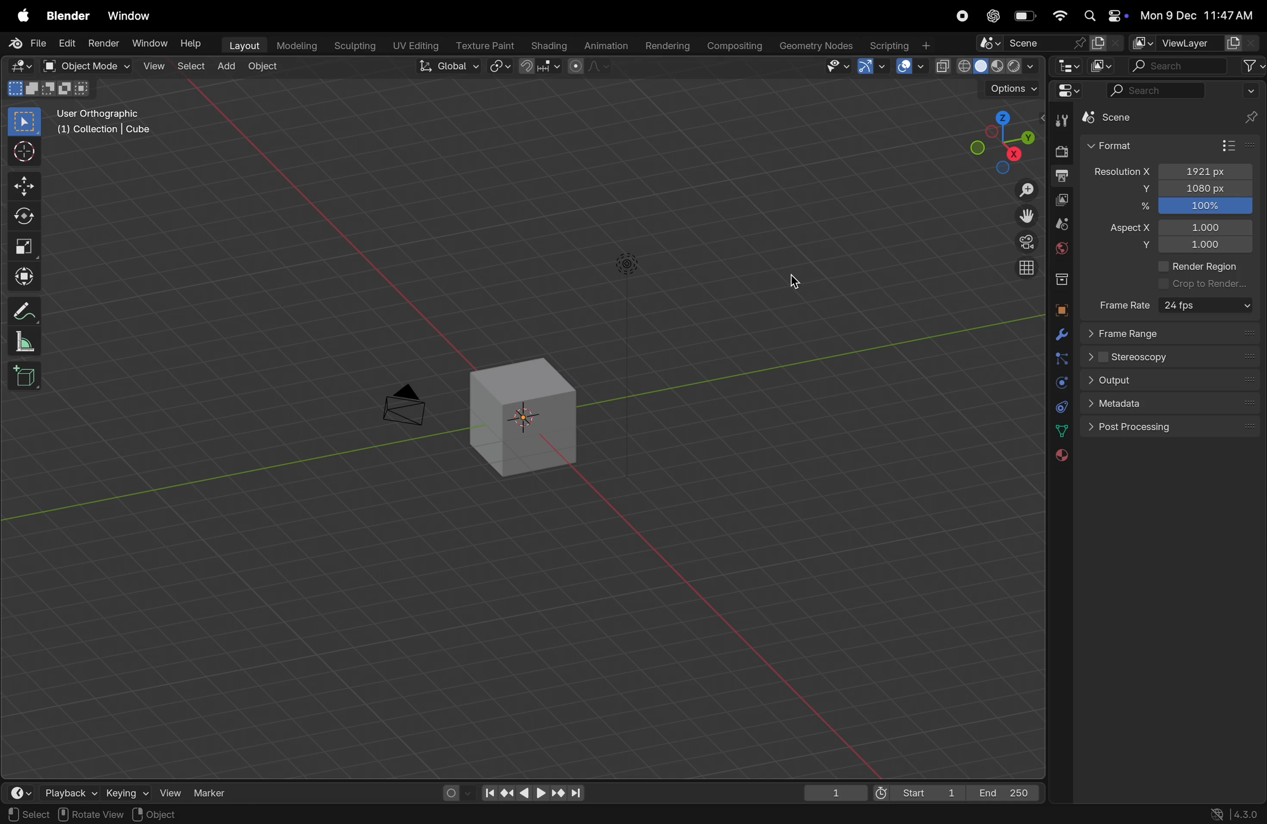 This screenshot has width=1267, height=824. Describe the element at coordinates (1193, 43) in the screenshot. I see `view layer` at that location.